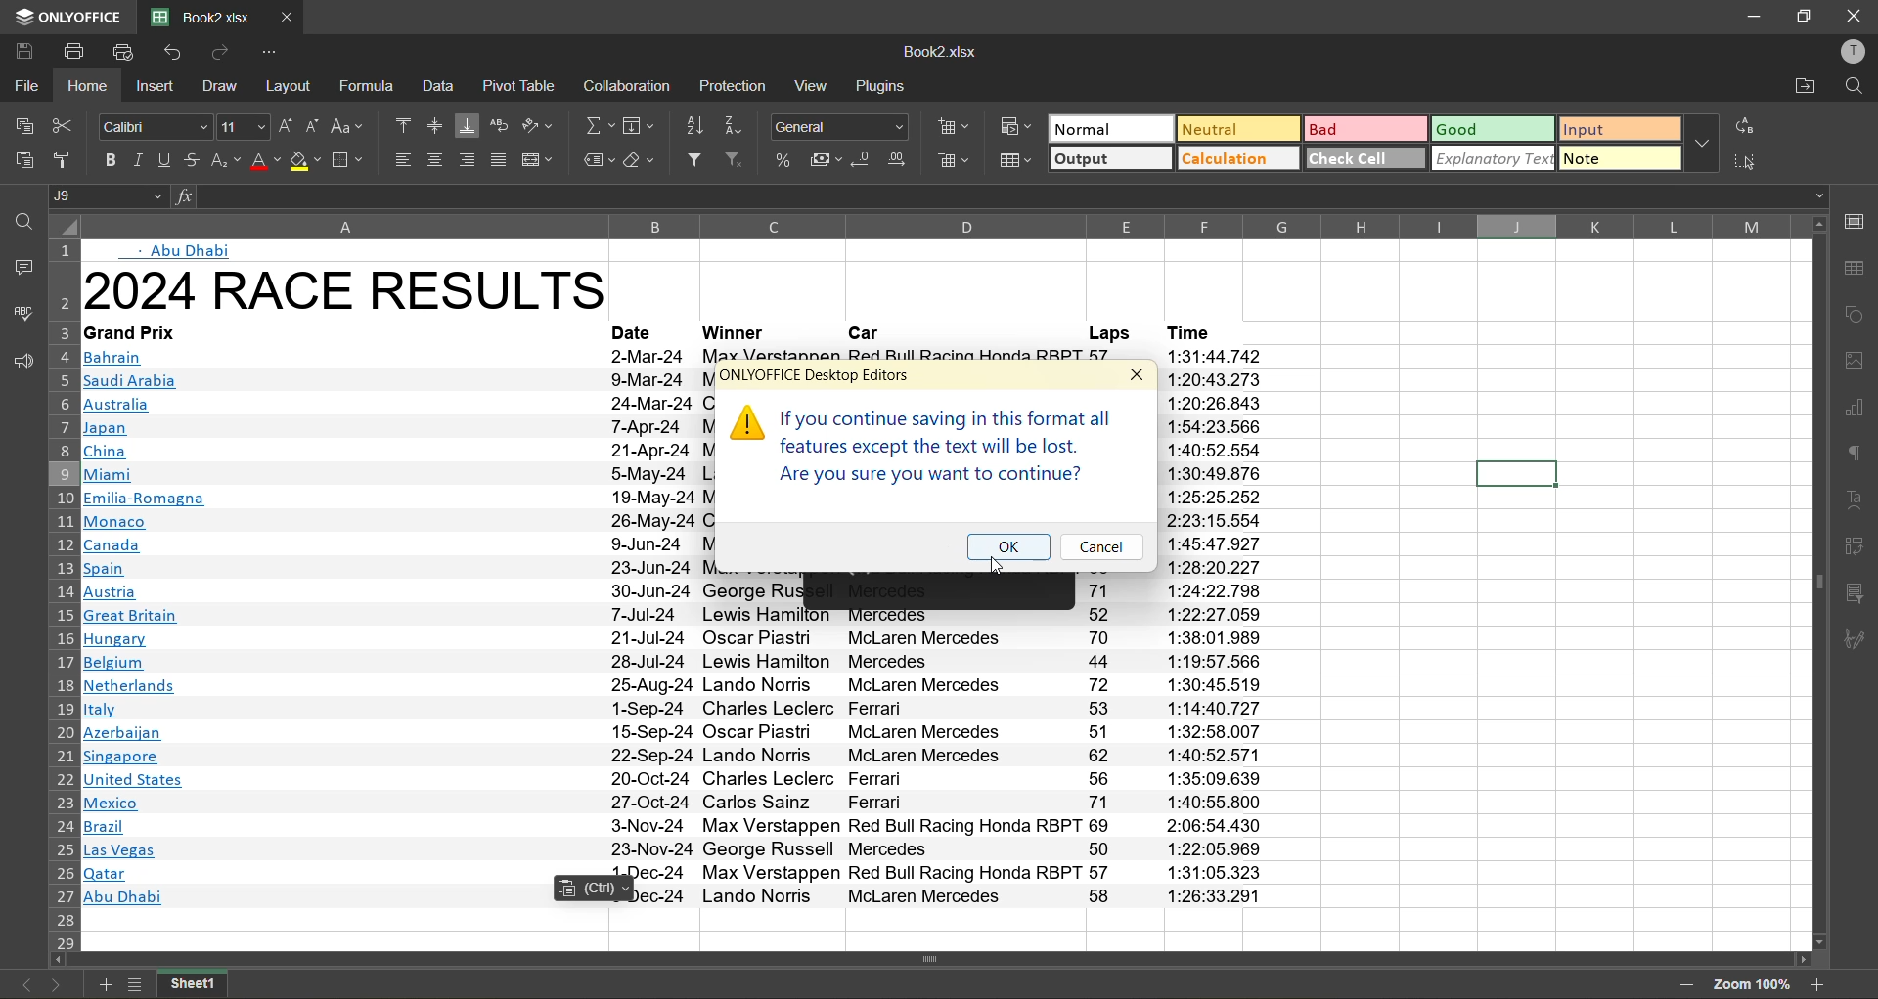 The width and height of the screenshot is (1878, 999). Describe the element at coordinates (523, 86) in the screenshot. I see `pivot table` at that location.